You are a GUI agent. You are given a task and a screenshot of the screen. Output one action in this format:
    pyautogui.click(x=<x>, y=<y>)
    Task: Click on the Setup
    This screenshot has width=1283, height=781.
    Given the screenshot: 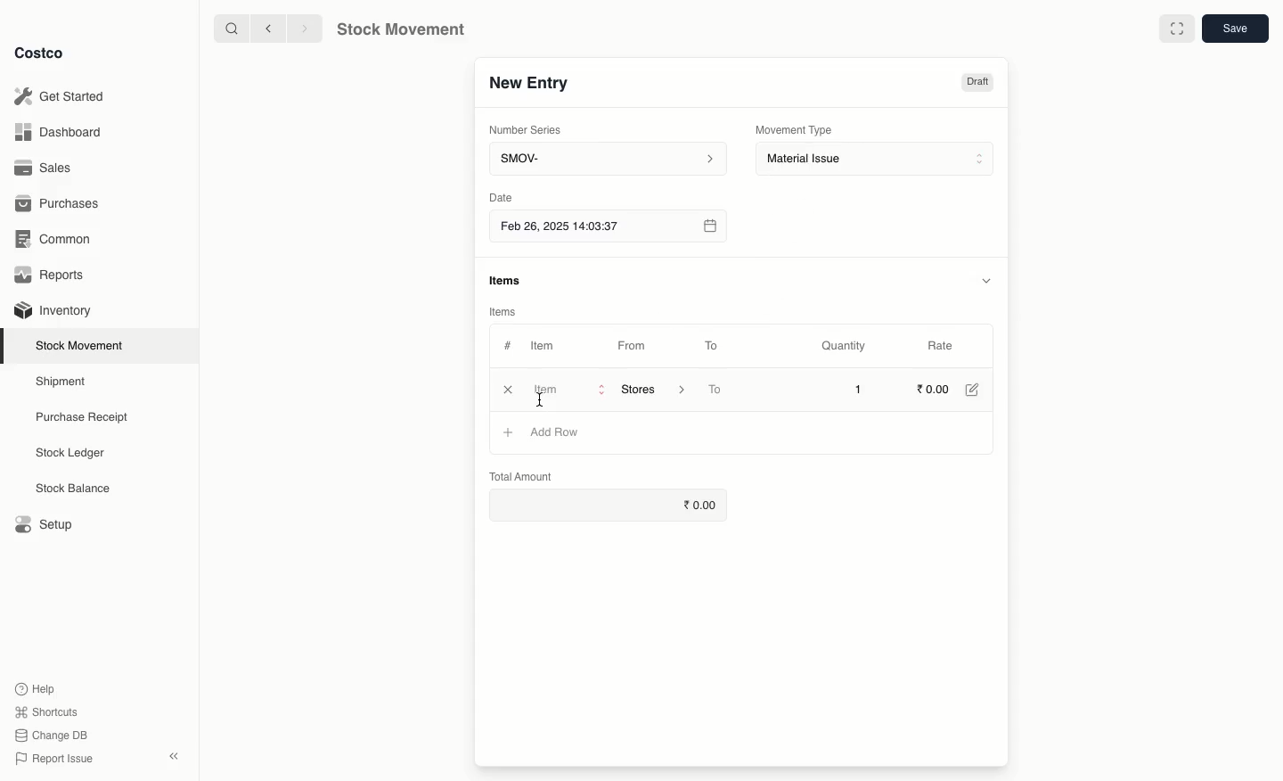 What is the action you would take?
    pyautogui.click(x=42, y=522)
    